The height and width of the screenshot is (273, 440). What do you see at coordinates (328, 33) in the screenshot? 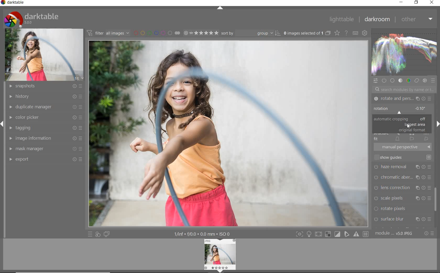
I see `collapse grouped images` at bounding box center [328, 33].